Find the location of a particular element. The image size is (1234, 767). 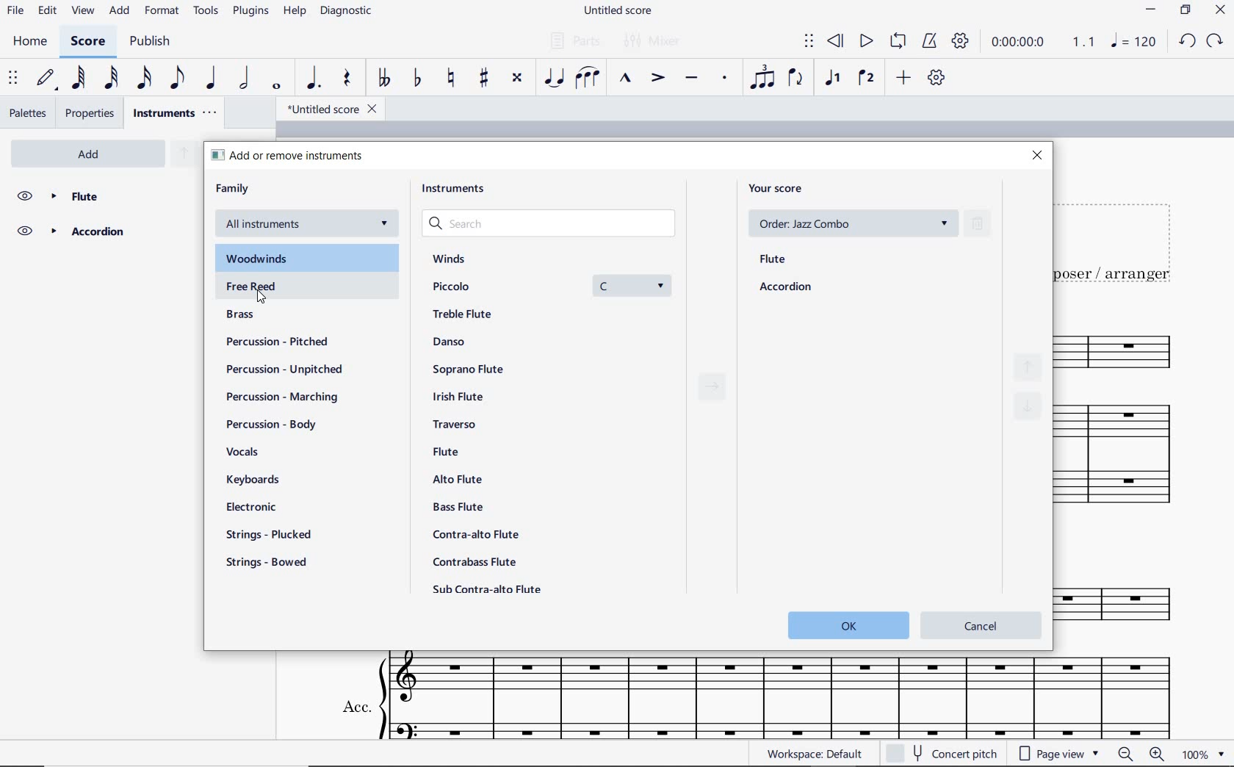

RESTORE DOWN is located at coordinates (1185, 11).